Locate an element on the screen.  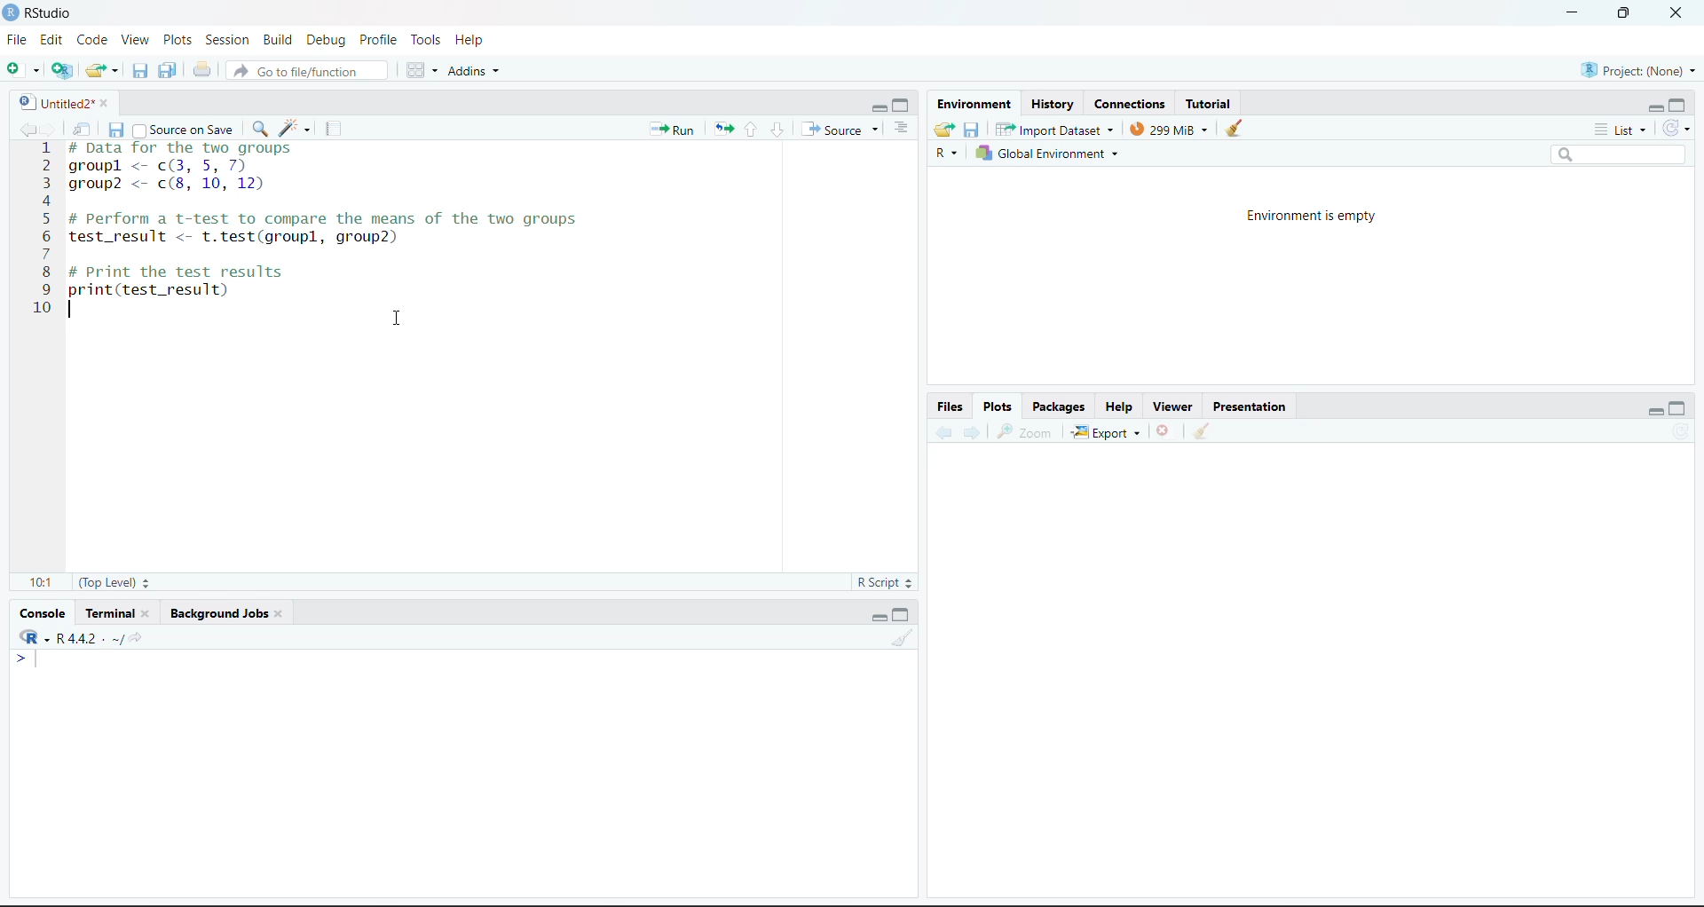
Viewer is located at coordinates (1176, 405).